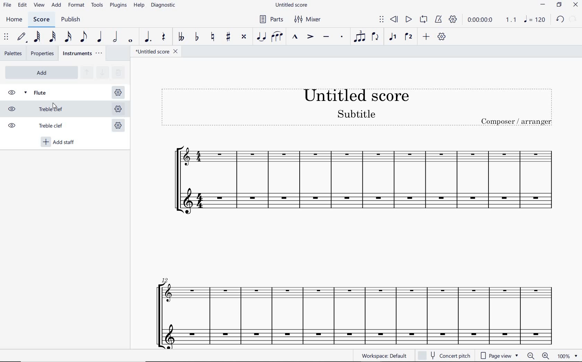  What do you see at coordinates (499, 355) in the screenshot?
I see `page view` at bounding box center [499, 355].